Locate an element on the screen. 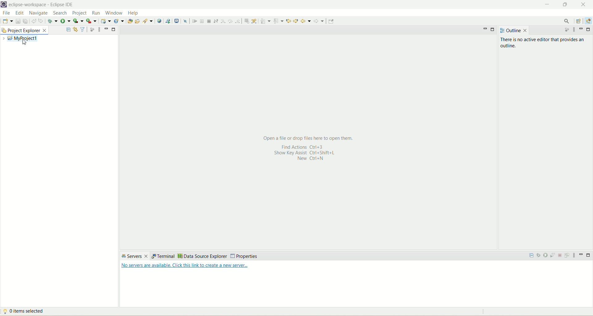 Image resolution: width=593 pixels, height=316 pixels. publish to the server is located at coordinates (568, 256).